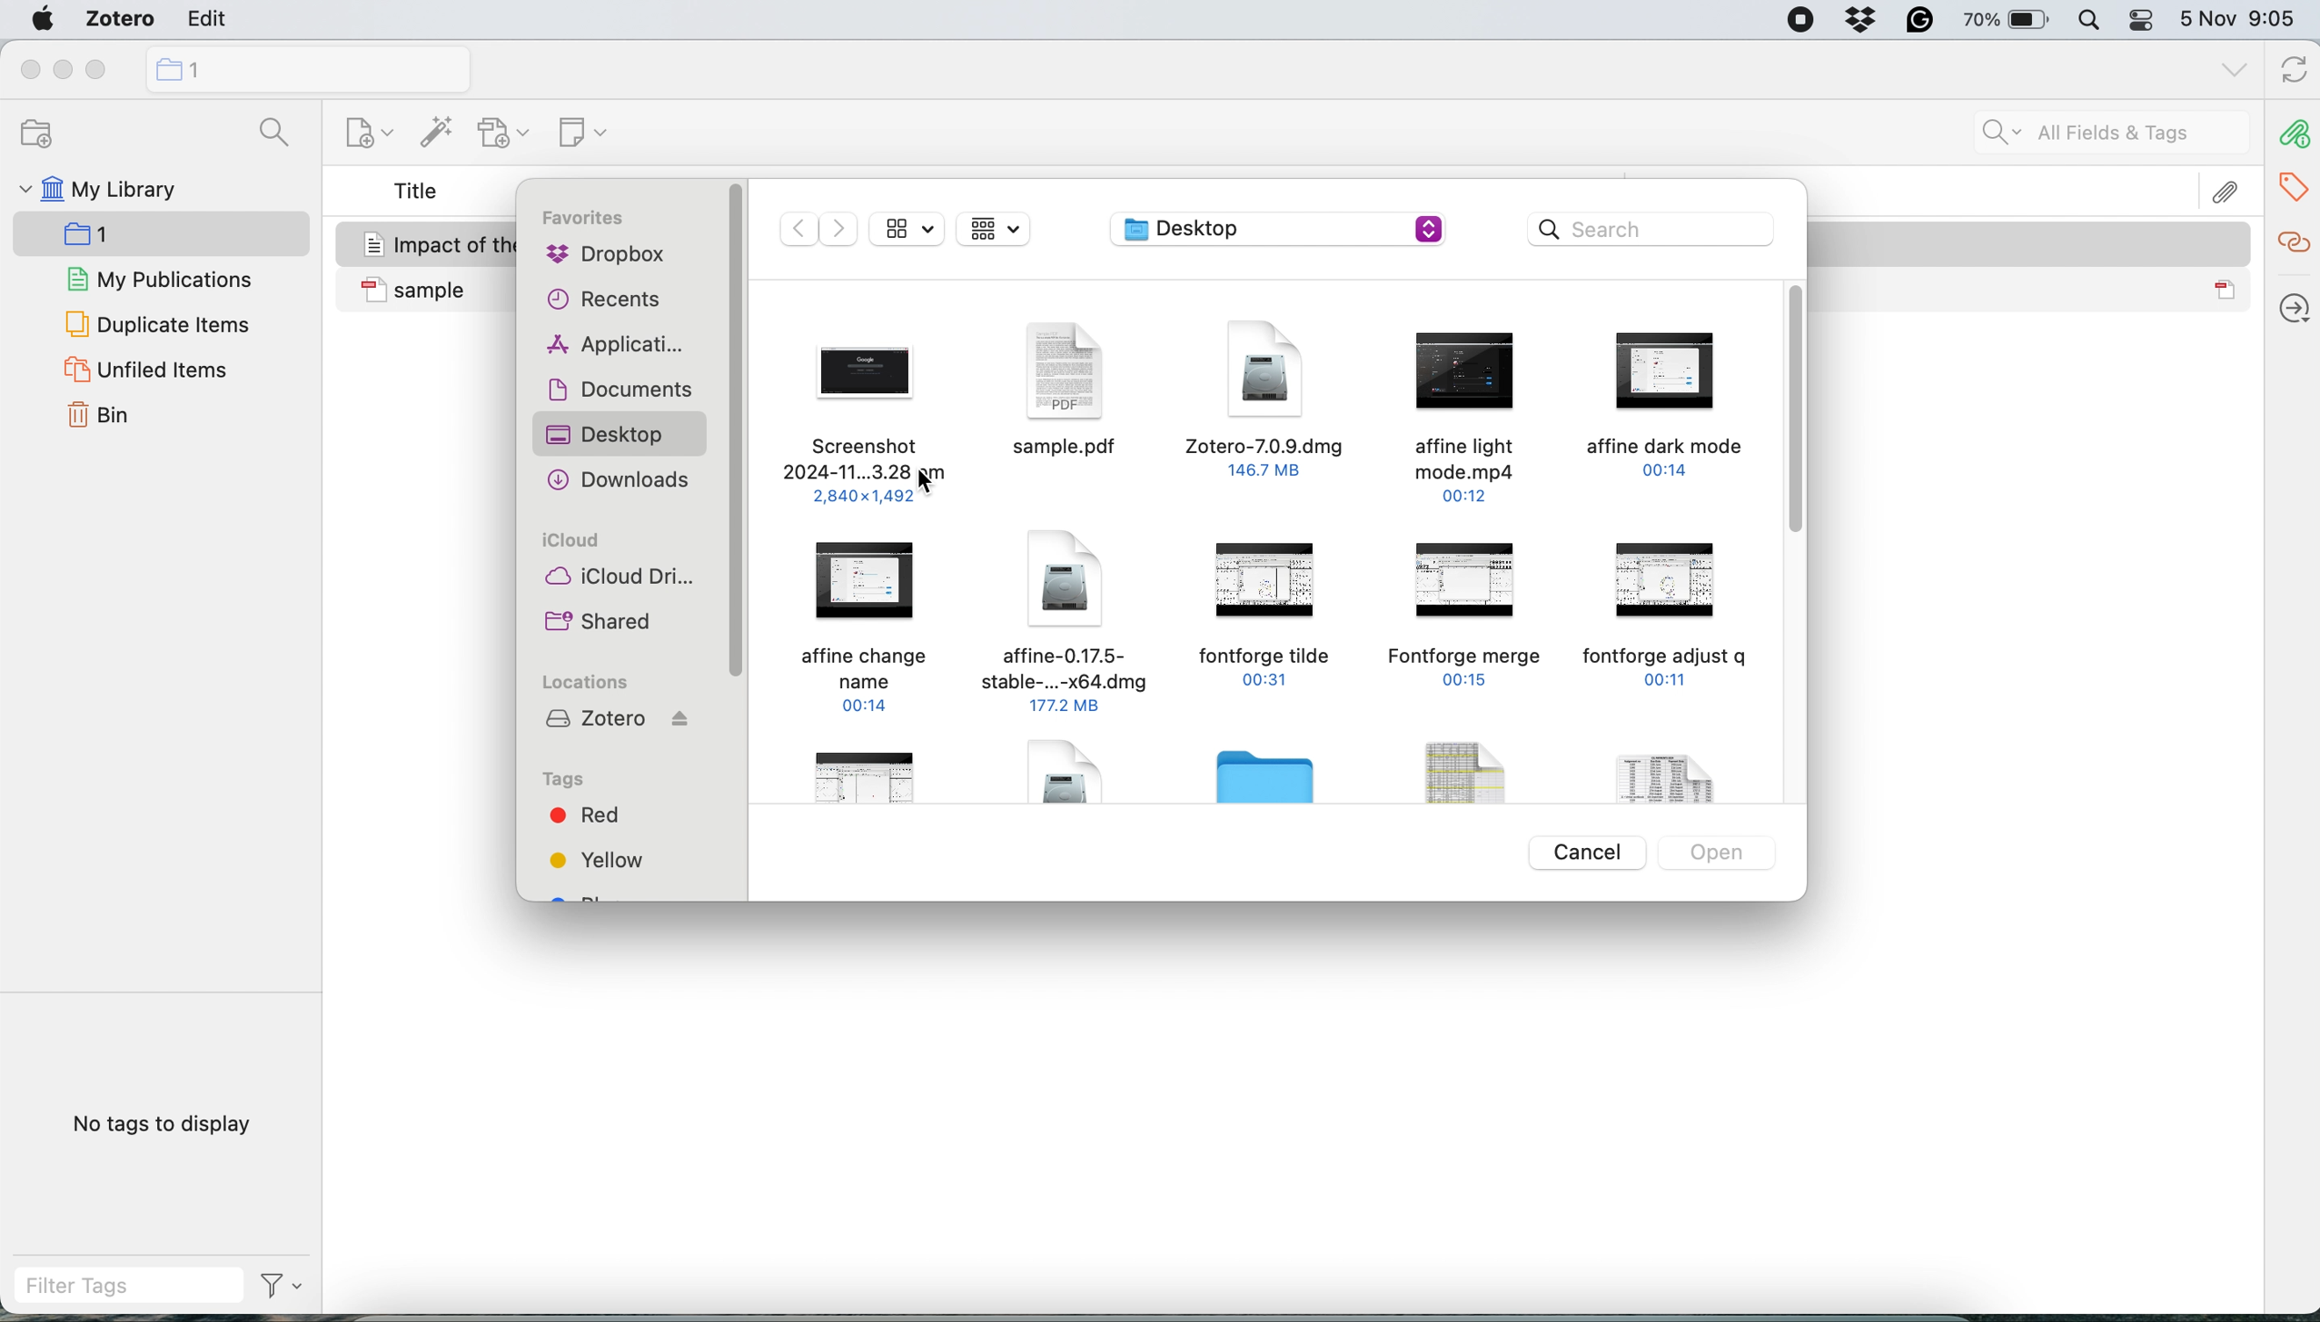 The width and height of the screenshot is (2320, 1322). I want to click on screen recorder, so click(1787, 22).